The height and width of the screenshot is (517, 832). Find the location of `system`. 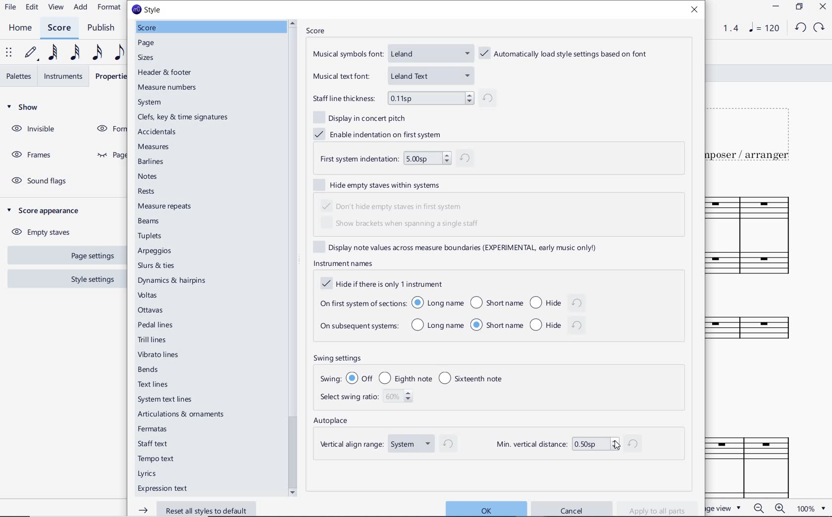

system is located at coordinates (153, 102).